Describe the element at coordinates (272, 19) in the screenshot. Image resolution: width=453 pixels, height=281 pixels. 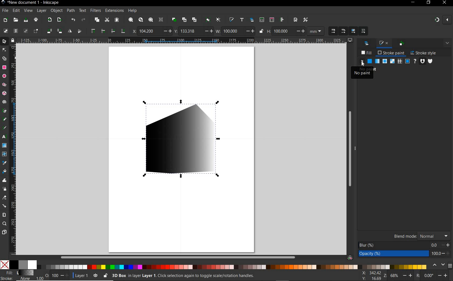
I see `OPEN SELECTORS` at that location.